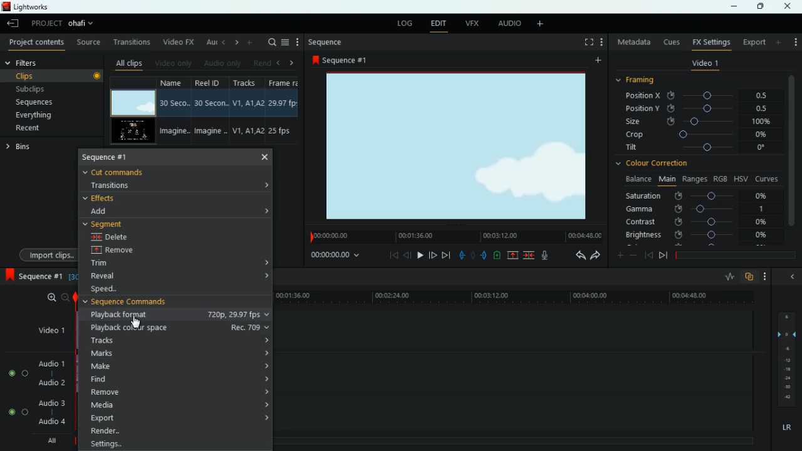  What do you see at coordinates (117, 288) in the screenshot?
I see `speed` at bounding box center [117, 288].